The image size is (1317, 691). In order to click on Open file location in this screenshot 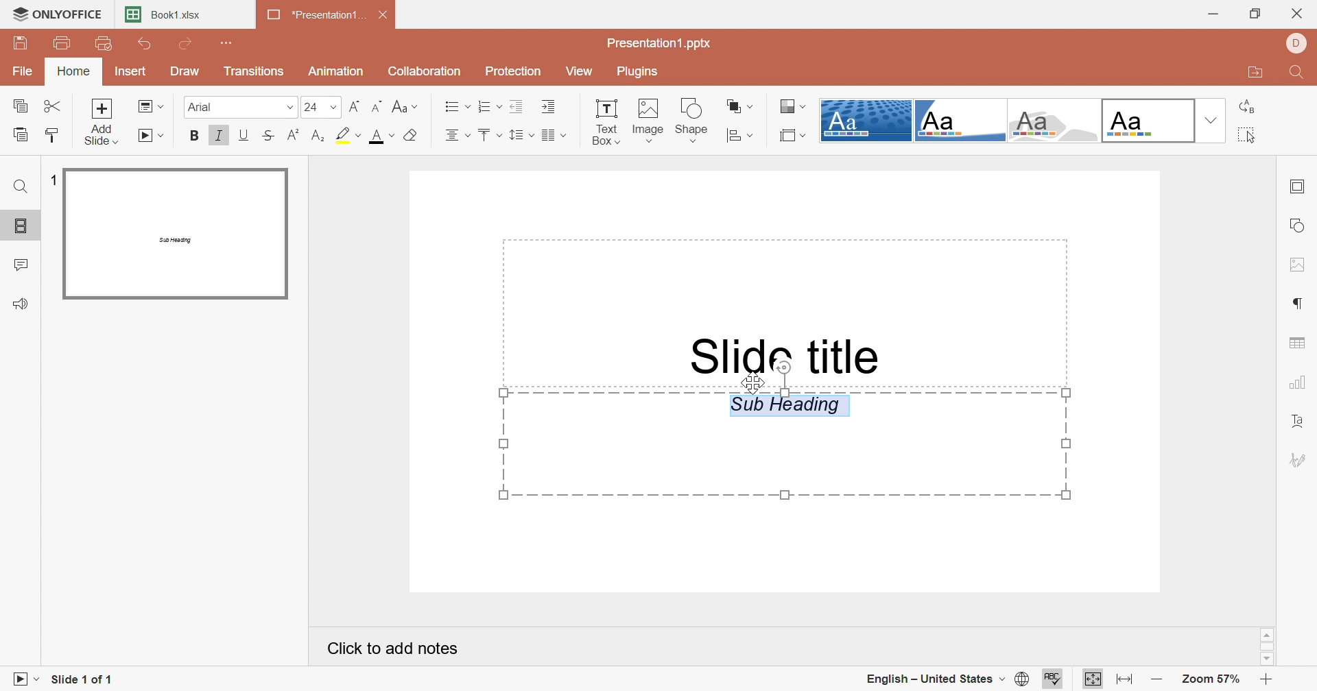, I will do `click(1258, 73)`.